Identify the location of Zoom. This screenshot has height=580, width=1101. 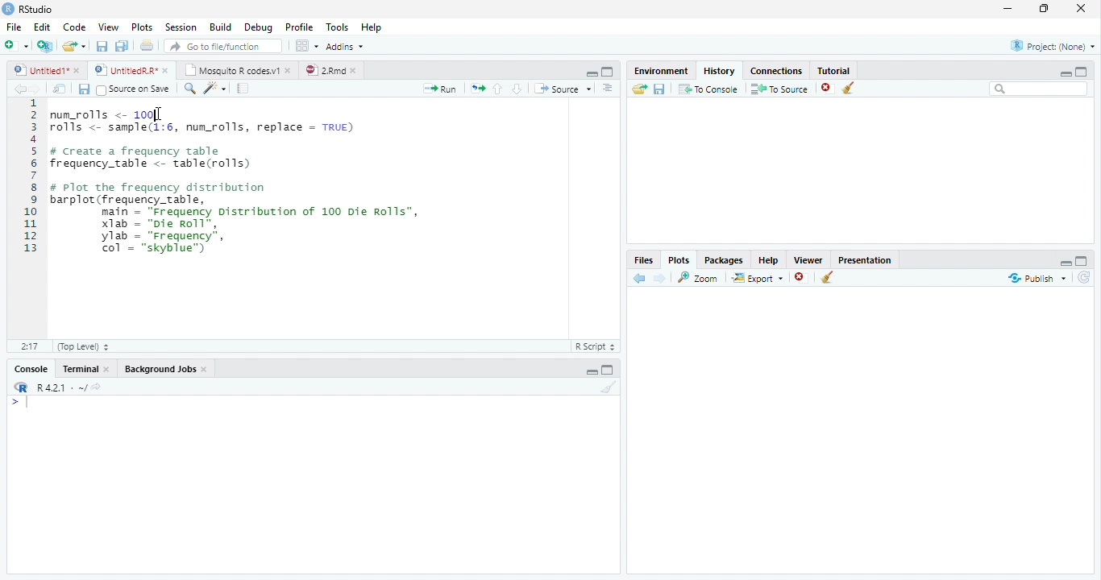
(700, 278).